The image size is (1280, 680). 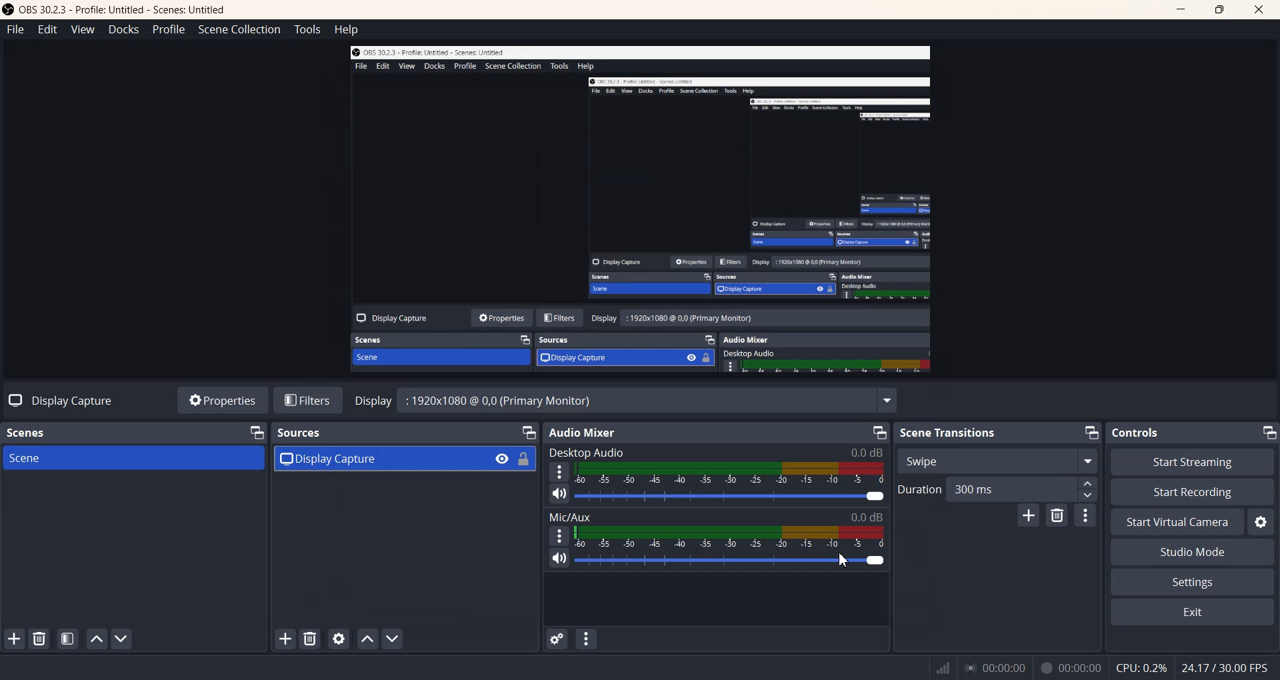 What do you see at coordinates (169, 30) in the screenshot?
I see `Profile` at bounding box center [169, 30].